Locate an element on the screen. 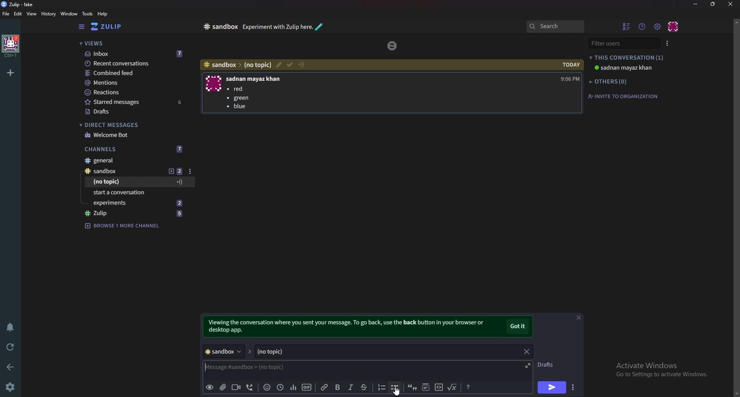  views is located at coordinates (136, 44).